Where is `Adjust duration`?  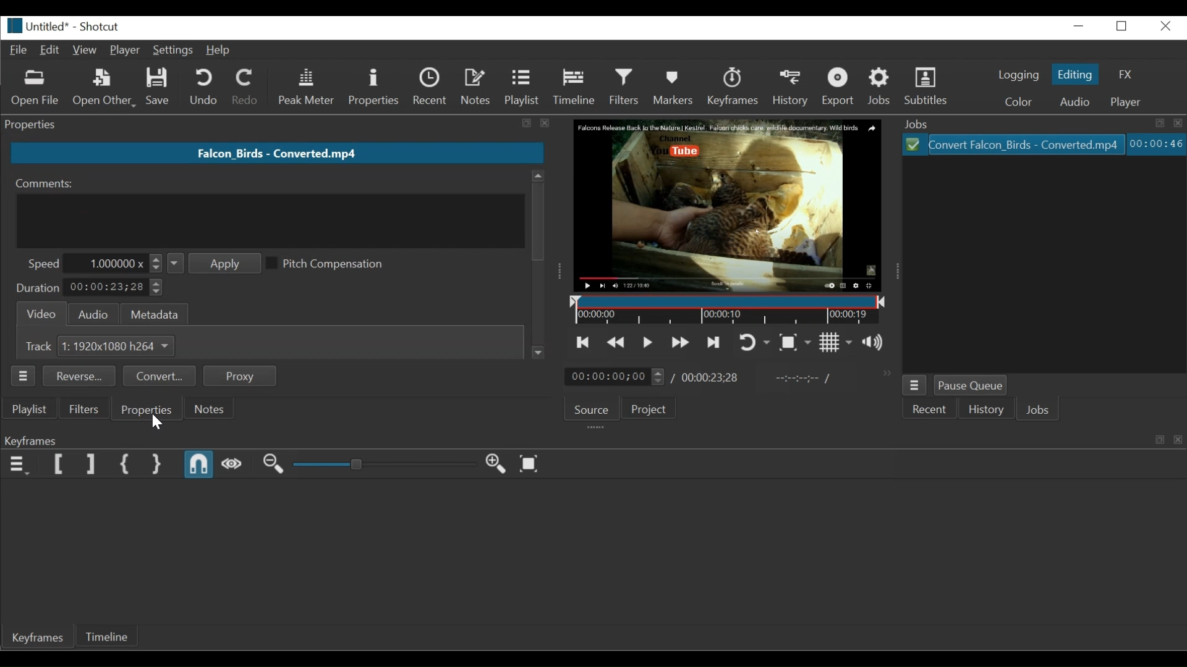
Adjust duration is located at coordinates (114, 289).